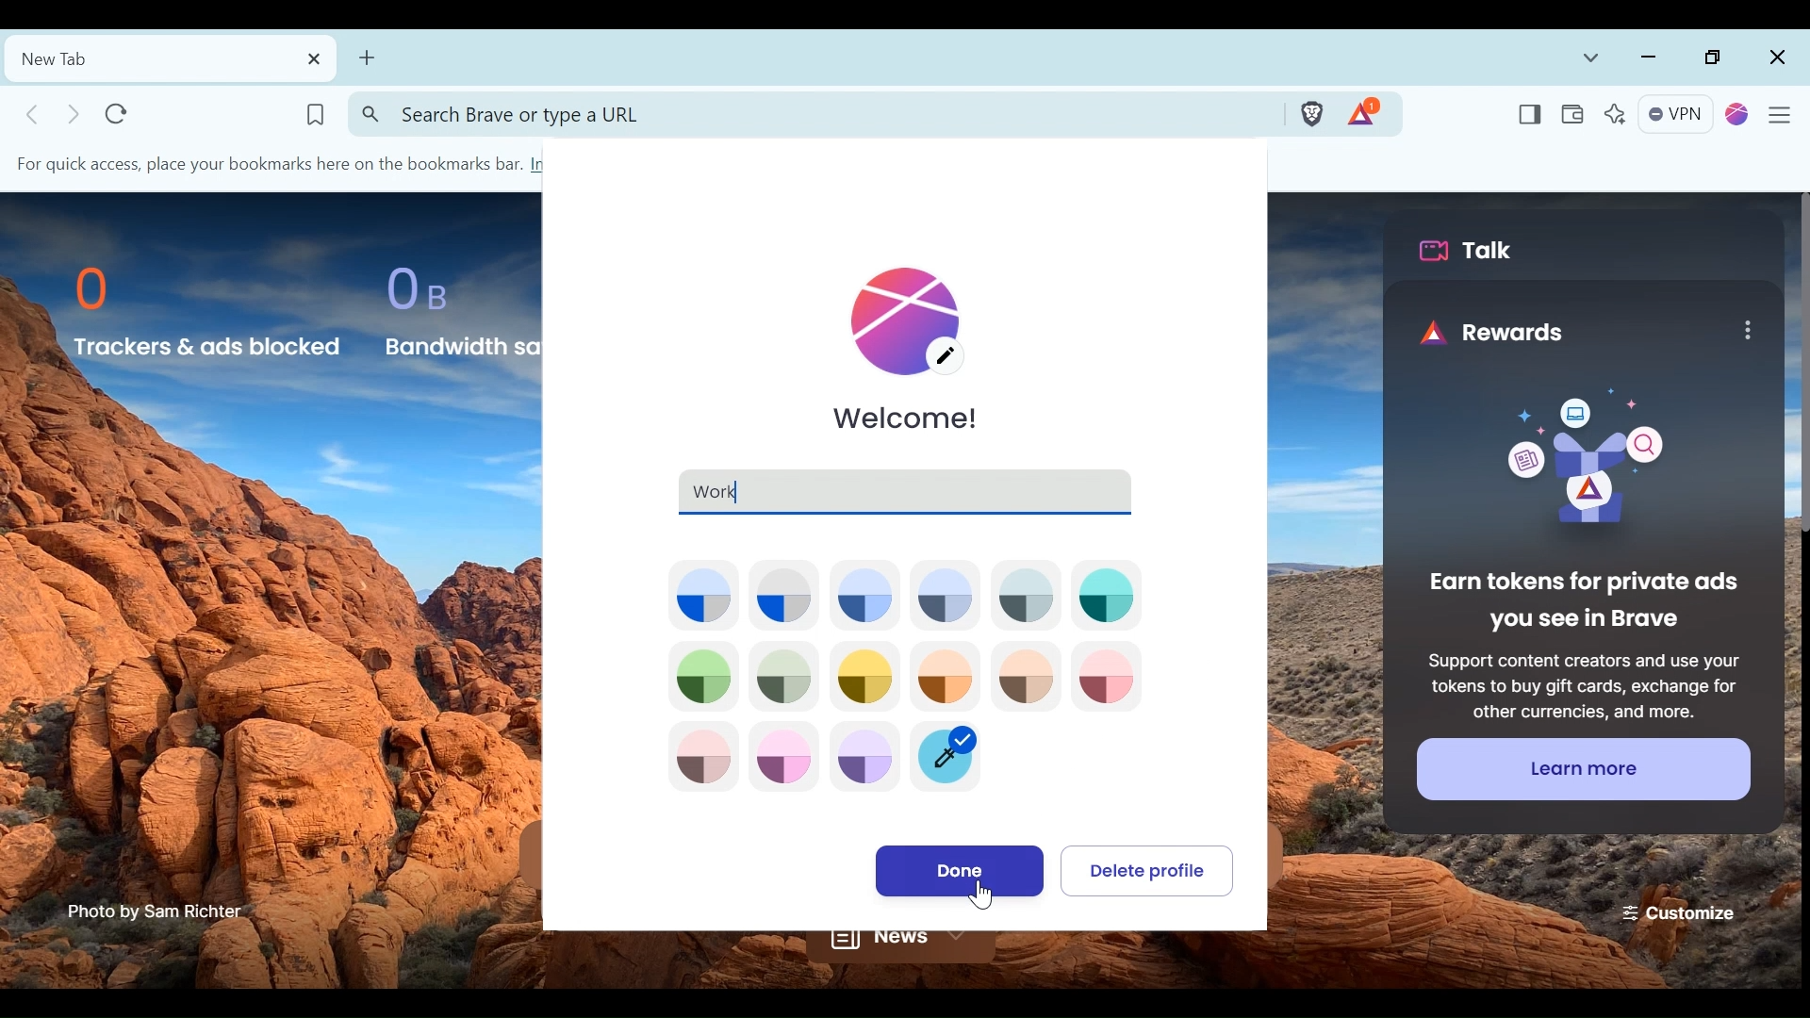  What do you see at coordinates (786, 595) in the screenshot?
I see `Theme` at bounding box center [786, 595].